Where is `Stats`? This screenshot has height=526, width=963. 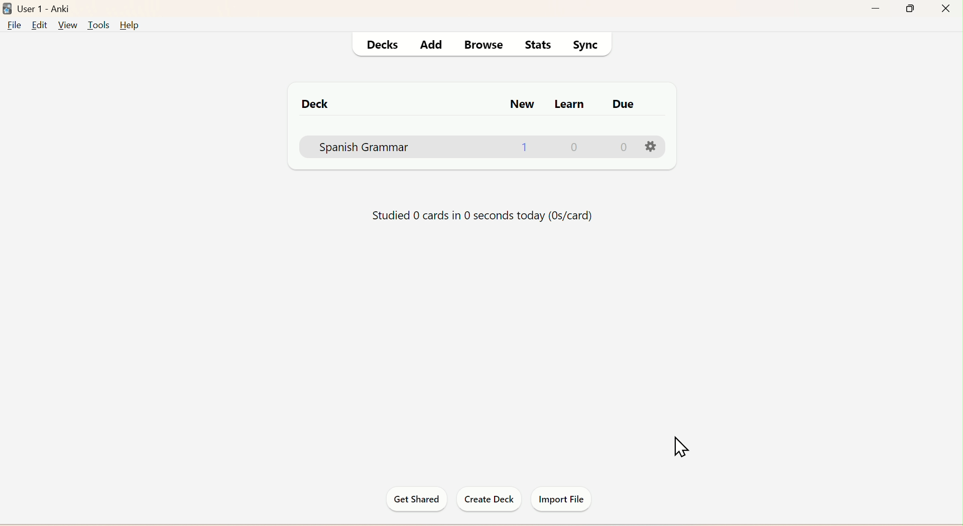
Stats is located at coordinates (539, 44).